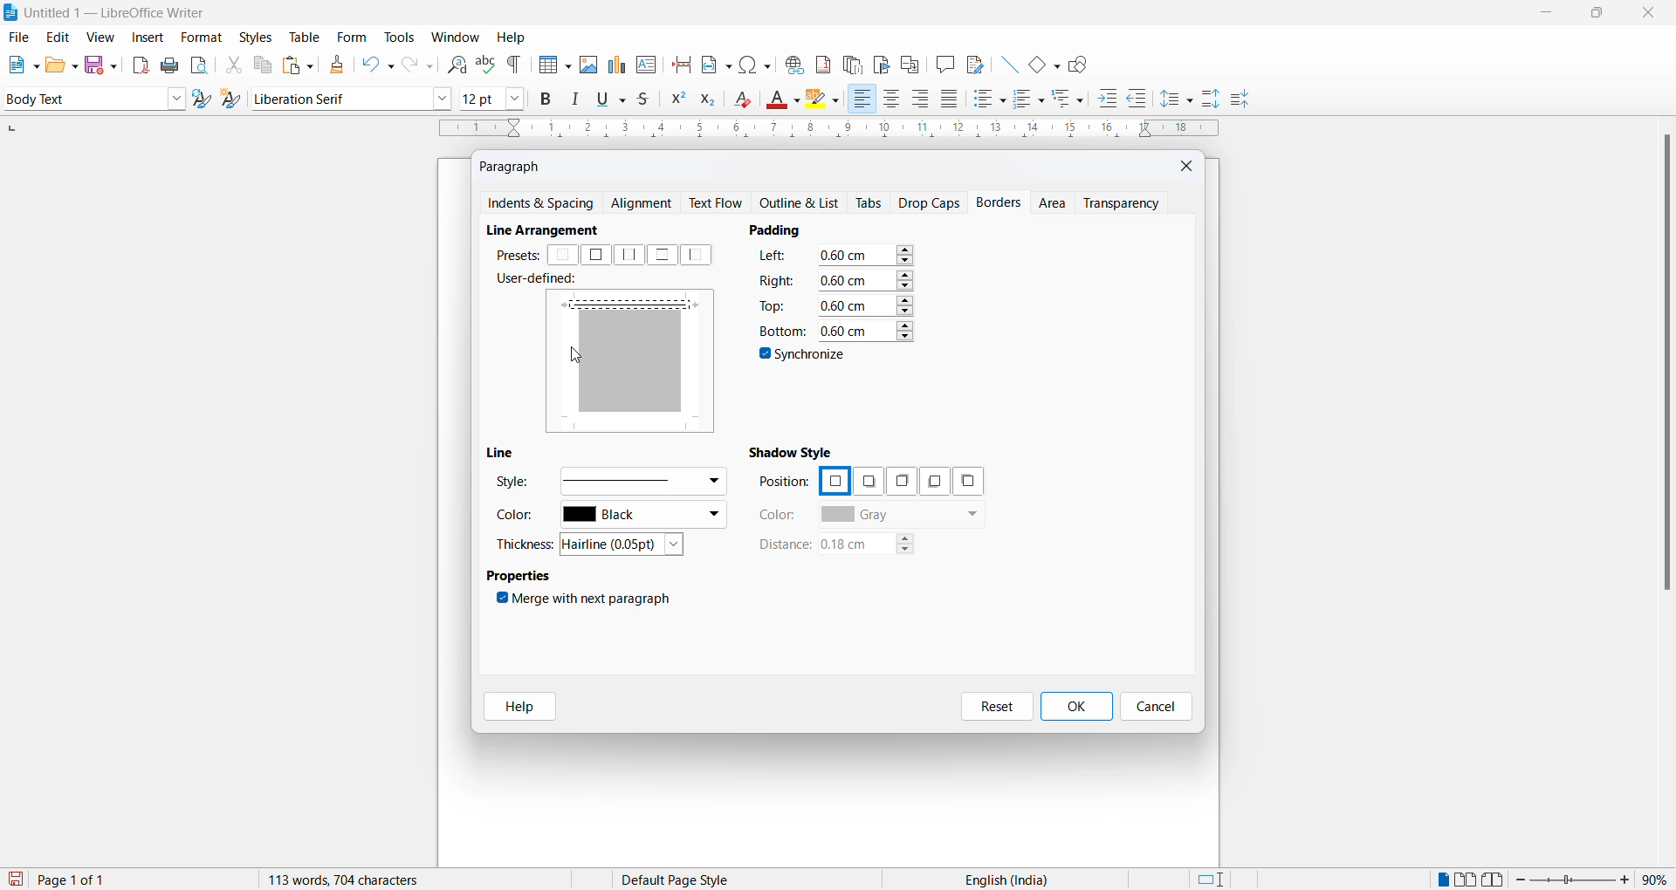 The image size is (1676, 890). Describe the element at coordinates (753, 62) in the screenshot. I see `insert special character` at that location.